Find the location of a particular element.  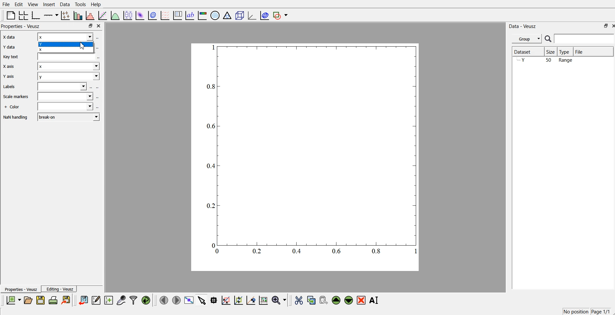

reload linked datas is located at coordinates (147, 301).